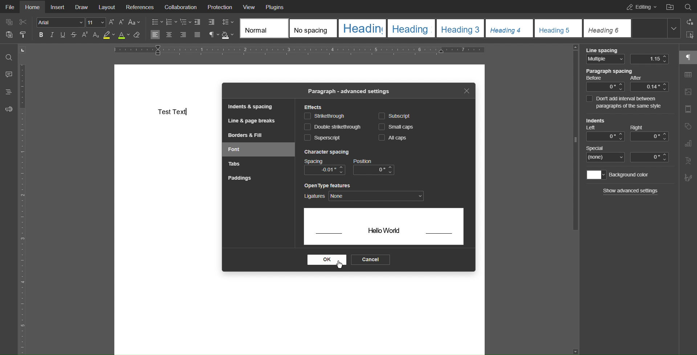 Image resolution: width=697 pixels, height=355 pixels. Describe the element at coordinates (370, 260) in the screenshot. I see `Cancel` at that location.